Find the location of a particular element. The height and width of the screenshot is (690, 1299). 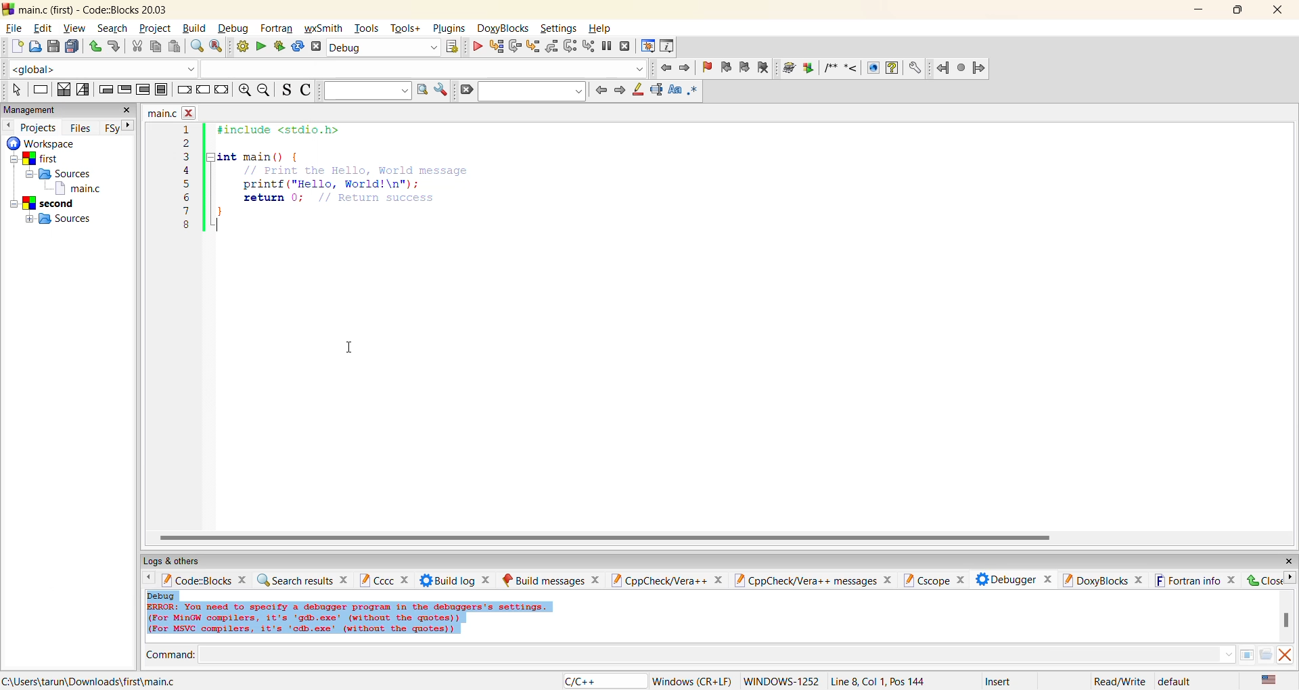

zoom in is located at coordinates (242, 90).